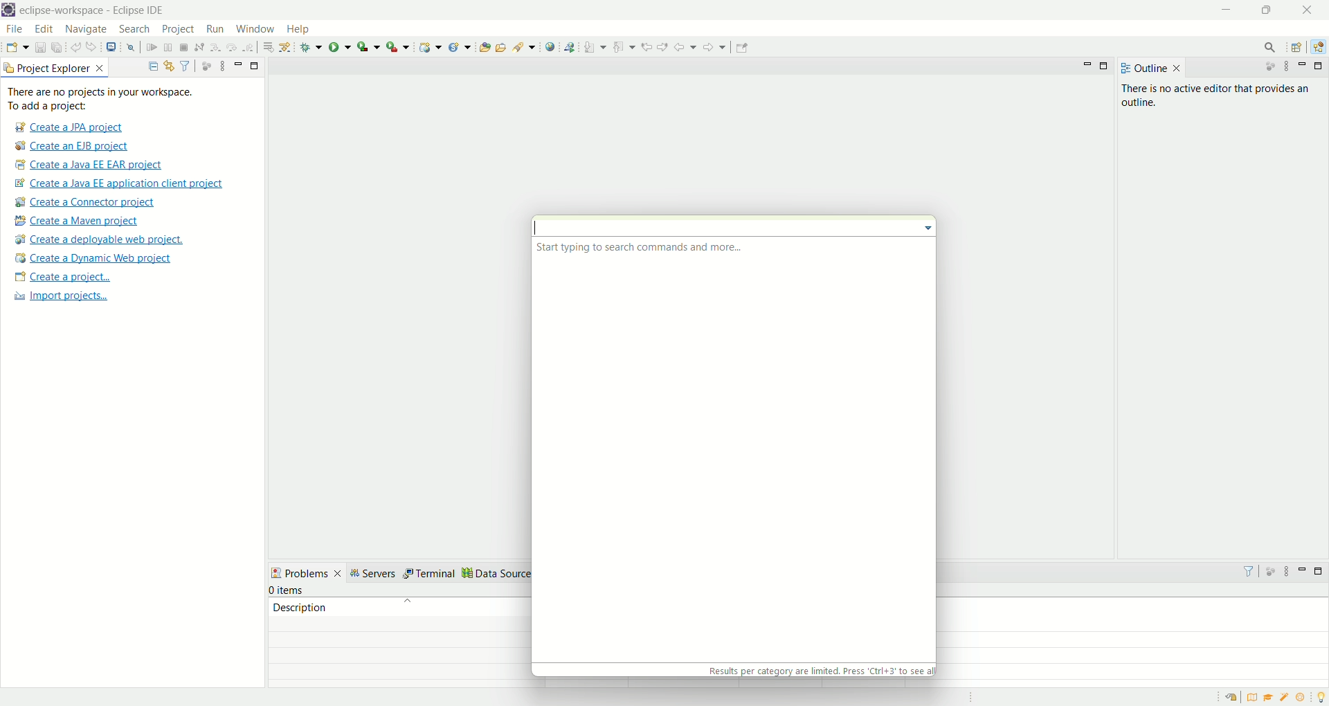 The image size is (1329, 706). Describe the element at coordinates (46, 30) in the screenshot. I see `edit` at that location.